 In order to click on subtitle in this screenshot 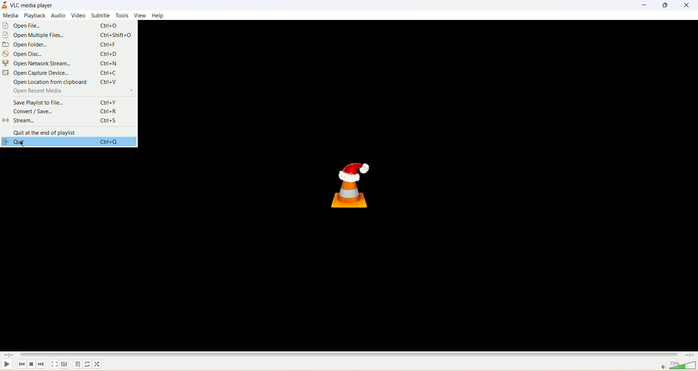, I will do `click(100, 16)`.